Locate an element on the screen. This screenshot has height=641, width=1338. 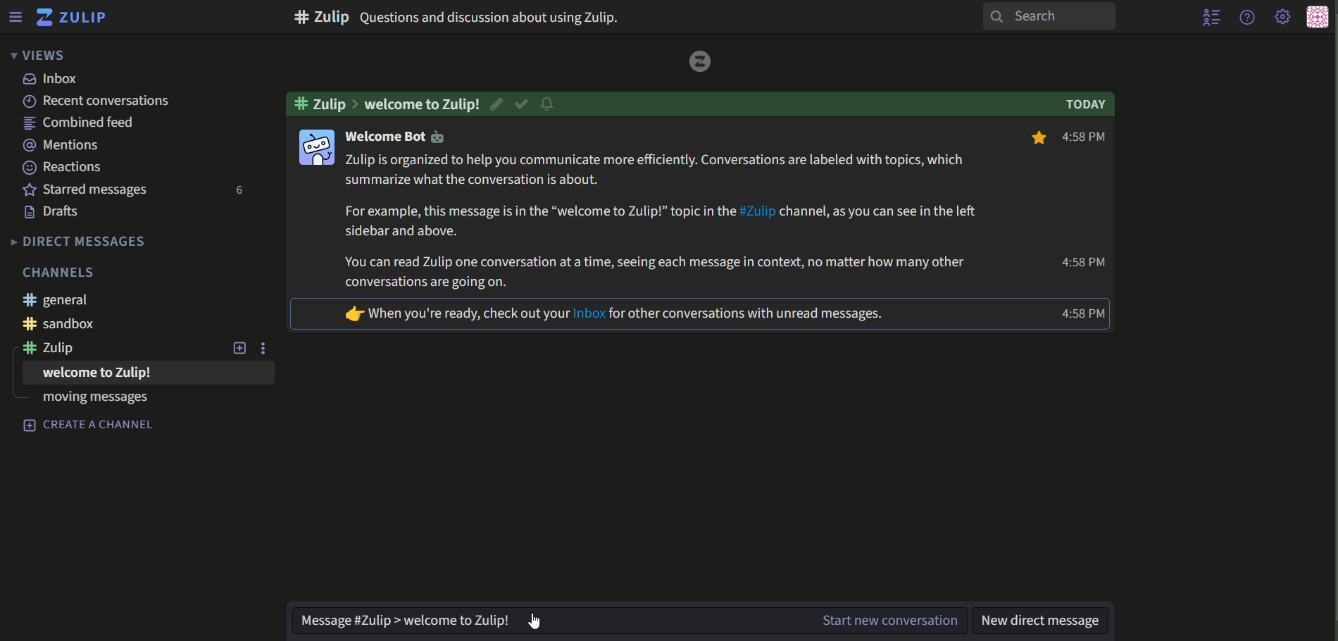
user list is located at coordinates (1211, 16).